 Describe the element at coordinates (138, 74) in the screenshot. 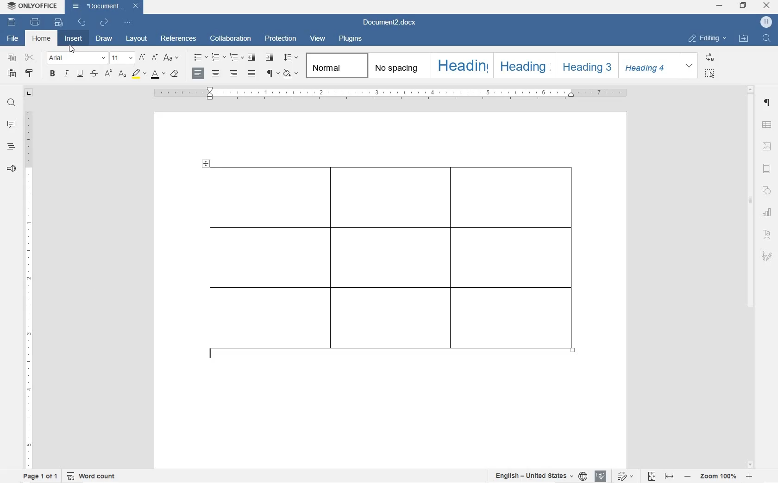

I see `highlight color` at that location.